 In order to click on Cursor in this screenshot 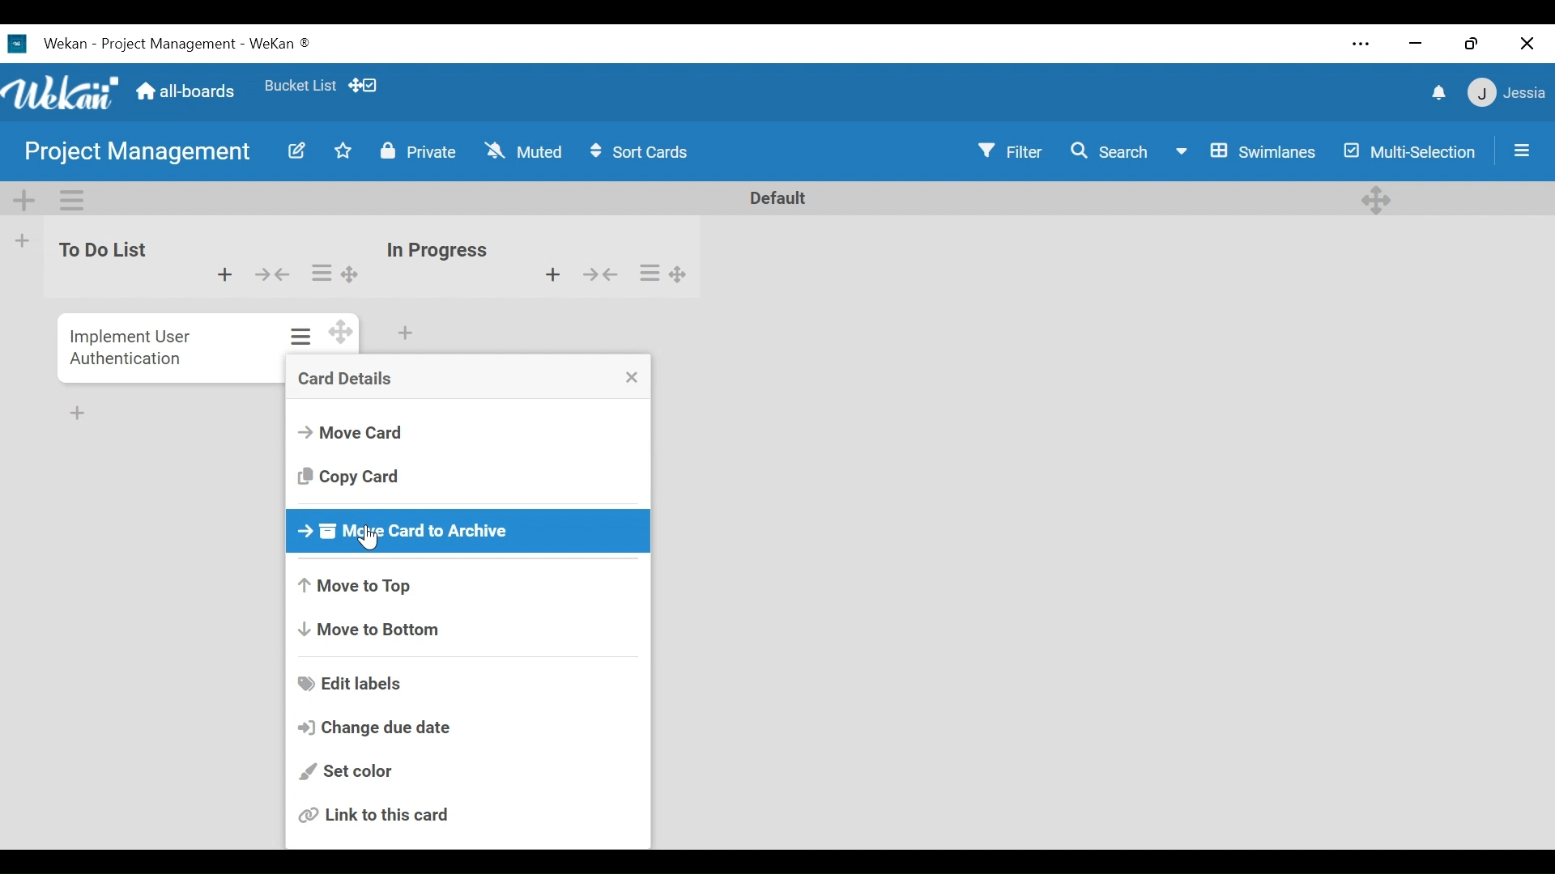, I will do `click(370, 537)`.